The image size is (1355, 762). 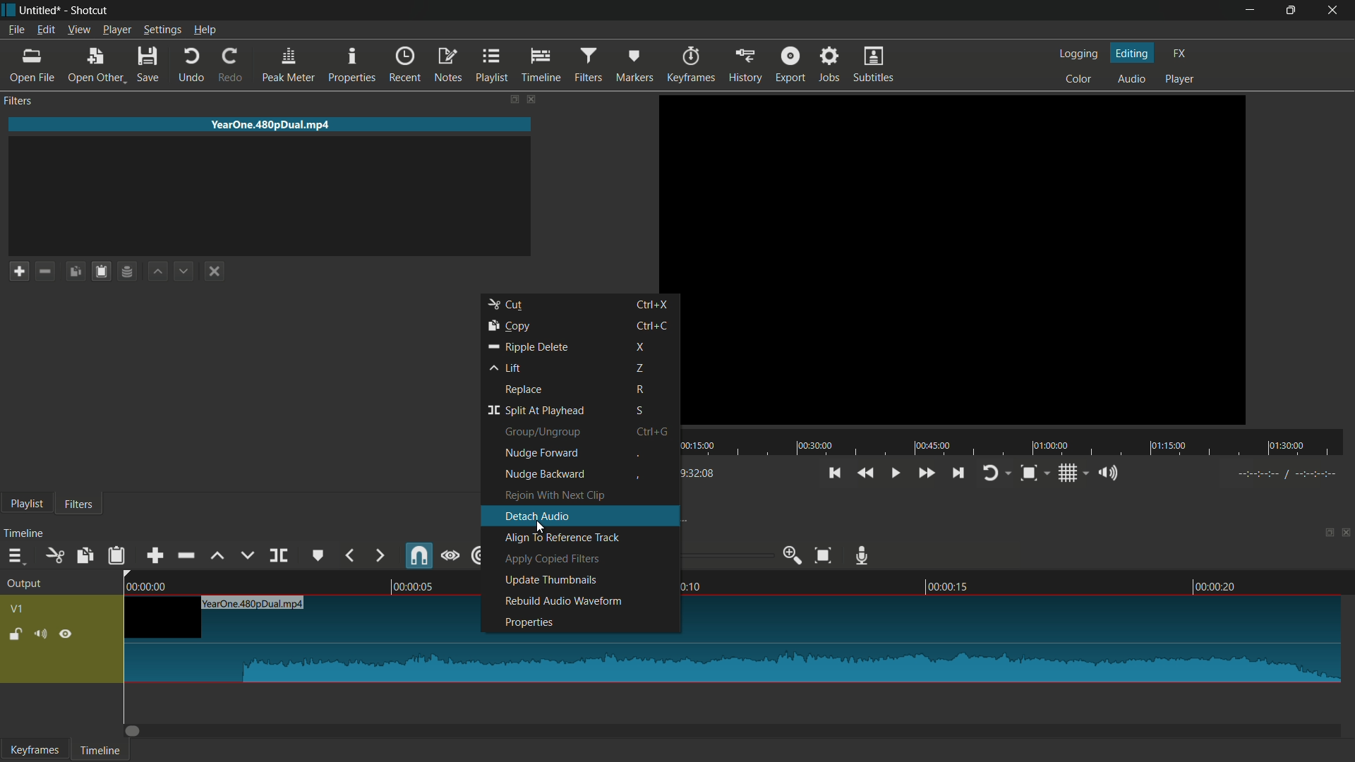 What do you see at coordinates (32, 65) in the screenshot?
I see `open file` at bounding box center [32, 65].